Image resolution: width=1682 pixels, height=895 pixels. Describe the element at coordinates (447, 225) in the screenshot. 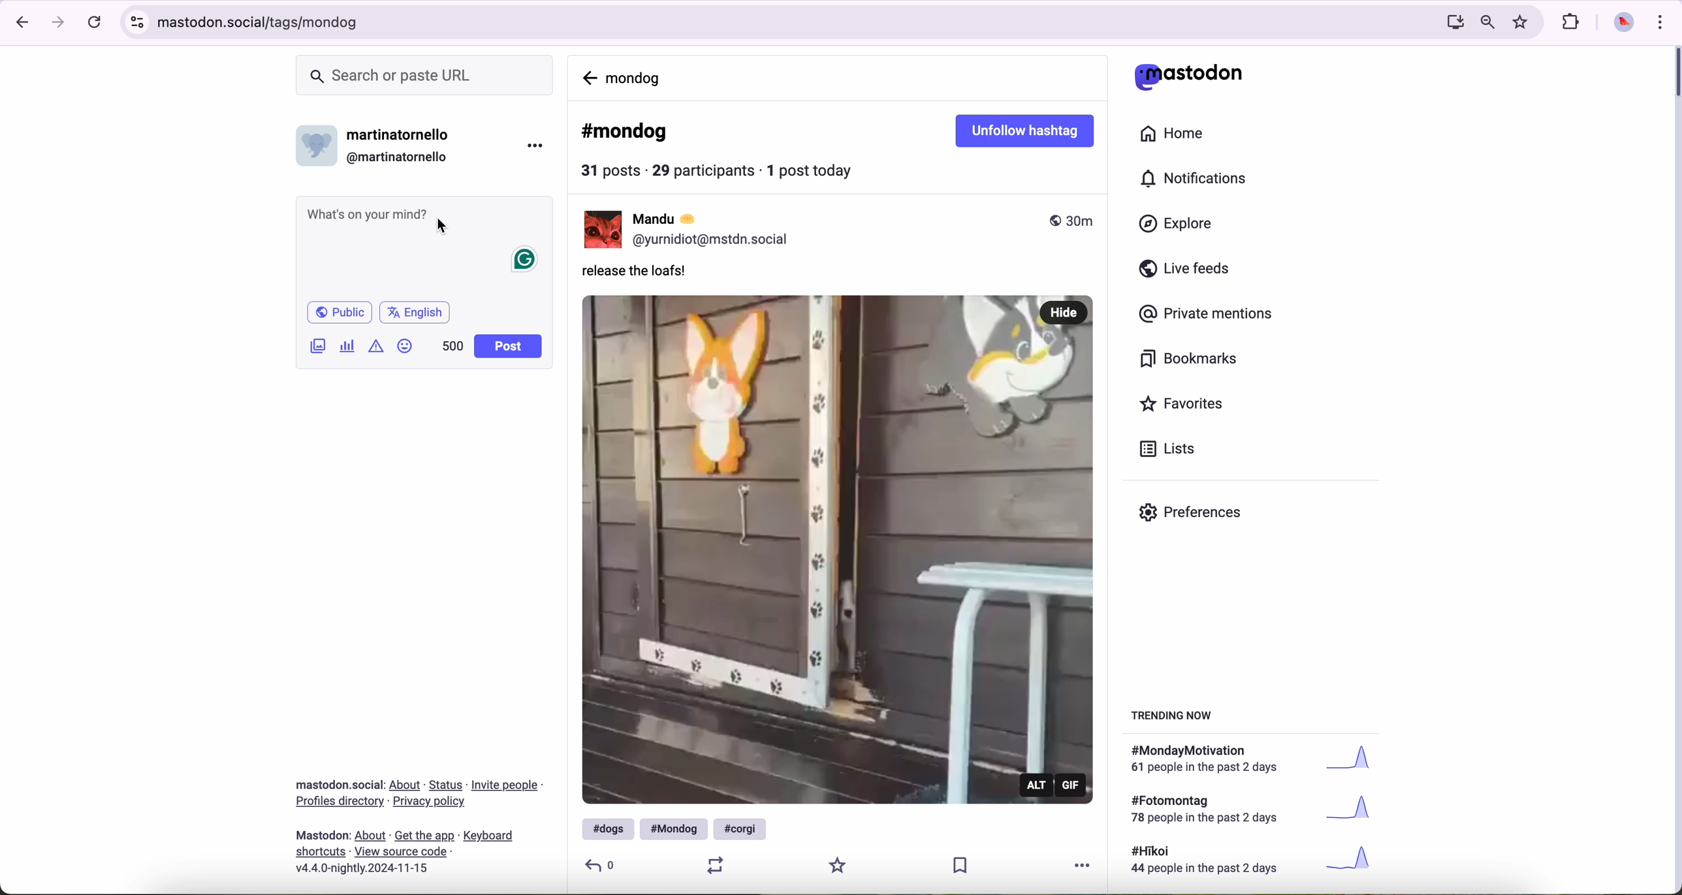

I see `cursor on post message` at that location.